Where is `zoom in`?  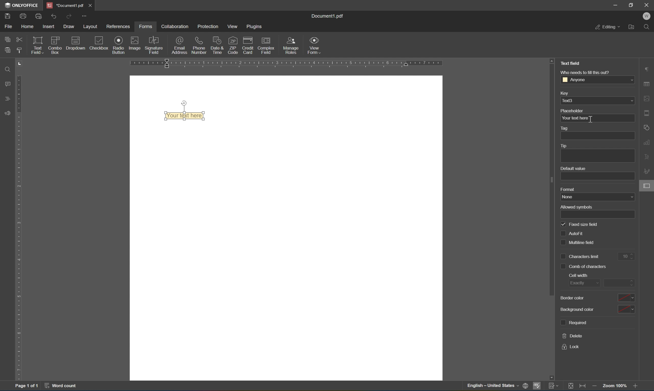
zoom in is located at coordinates (638, 387).